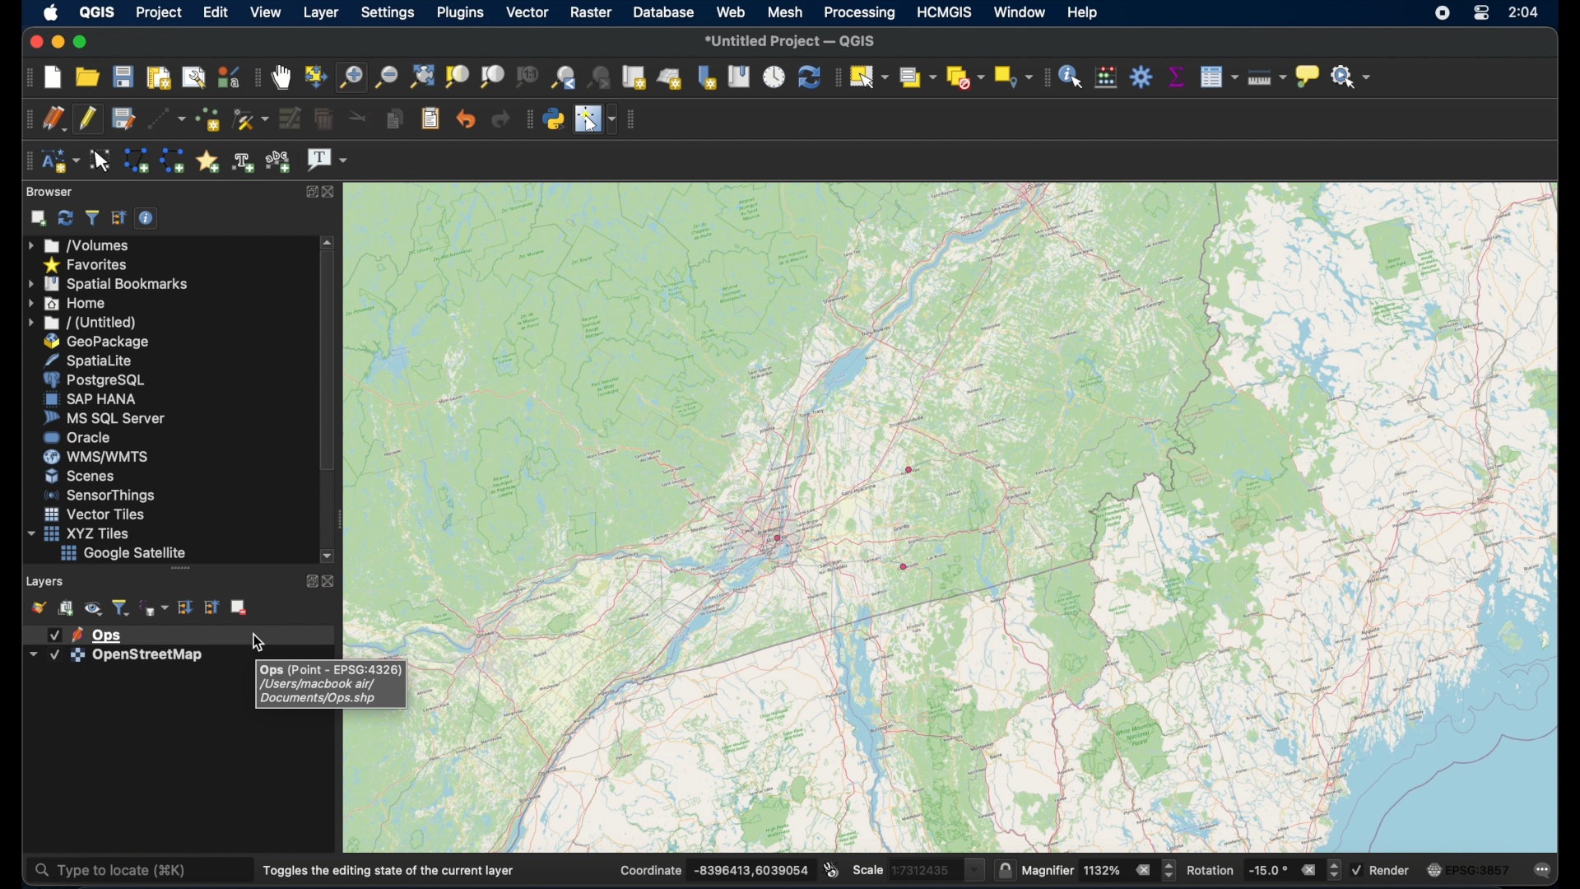 This screenshot has height=889, width=1580. I want to click on HCMGIS, so click(942, 13).